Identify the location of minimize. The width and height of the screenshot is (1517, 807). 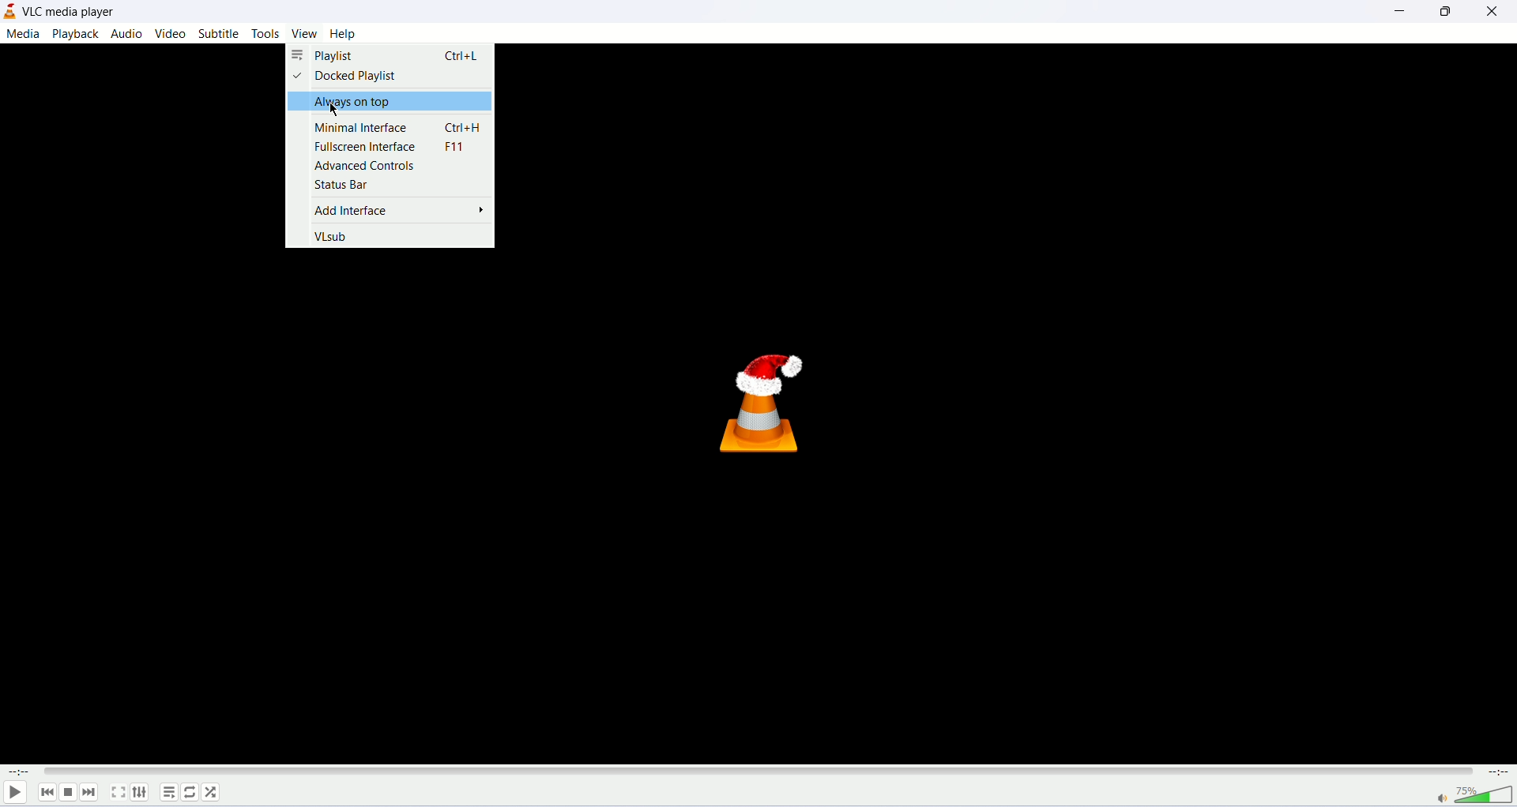
(1397, 11).